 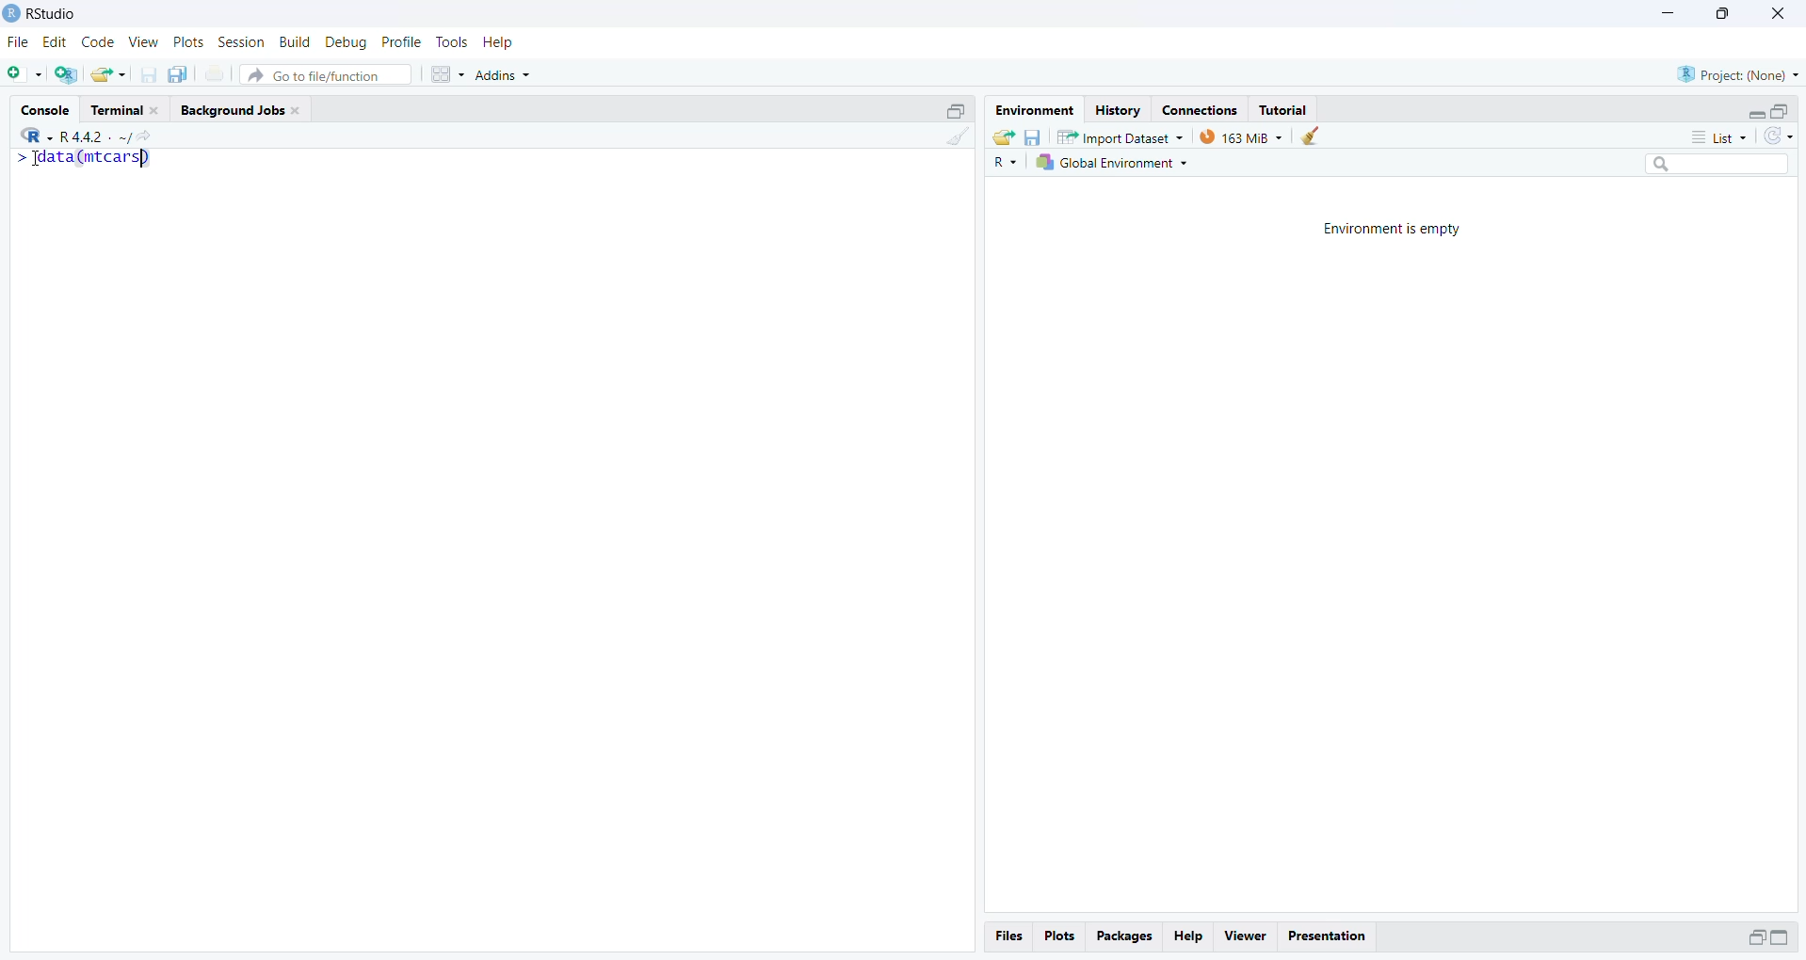 I want to click on Tutorial, so click(x=1285, y=110).